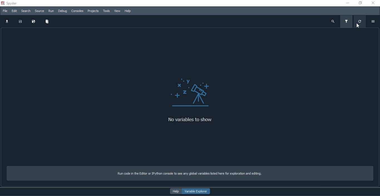  What do you see at coordinates (194, 119) in the screenshot?
I see `No variables to show` at bounding box center [194, 119].